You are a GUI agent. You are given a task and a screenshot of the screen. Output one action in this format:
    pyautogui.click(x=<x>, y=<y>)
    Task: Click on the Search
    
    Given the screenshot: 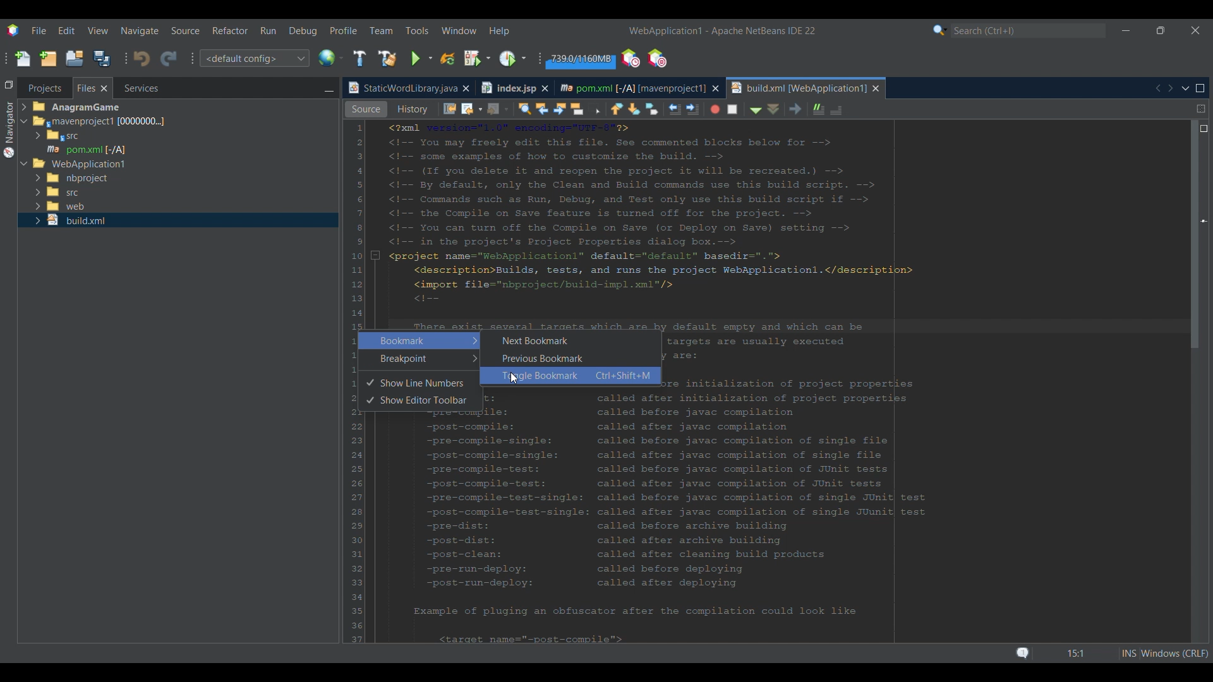 What is the action you would take?
    pyautogui.click(x=1029, y=31)
    